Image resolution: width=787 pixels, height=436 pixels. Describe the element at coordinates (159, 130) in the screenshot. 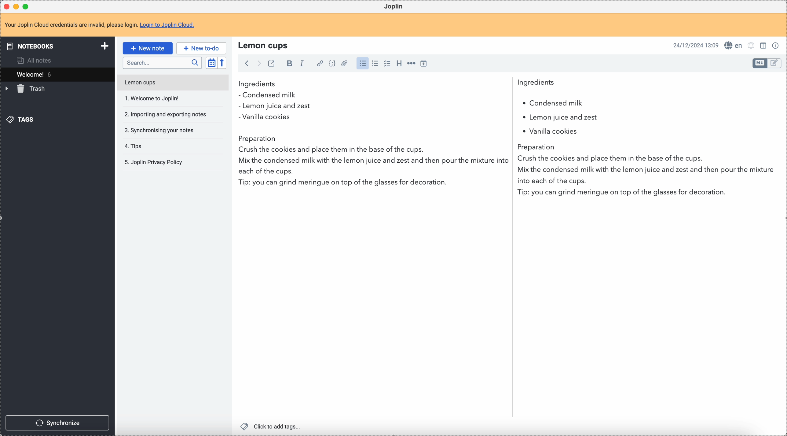

I see `synchronising your notes` at that location.